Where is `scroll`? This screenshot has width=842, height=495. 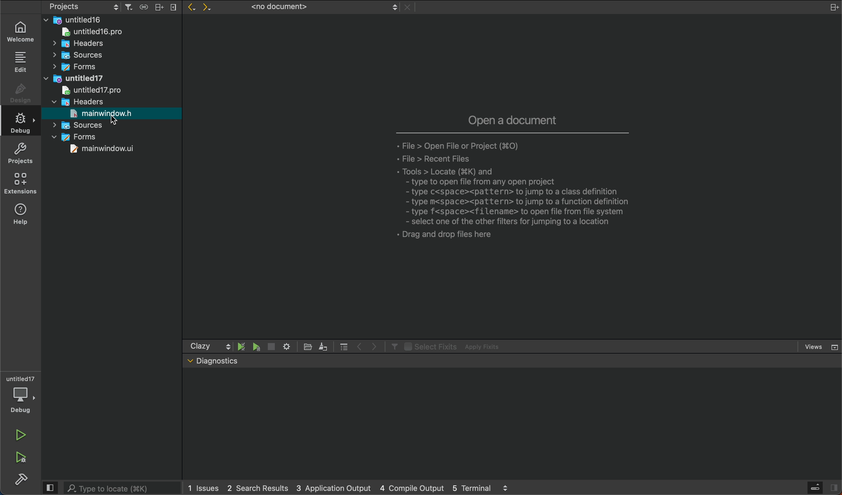 scroll is located at coordinates (228, 346).